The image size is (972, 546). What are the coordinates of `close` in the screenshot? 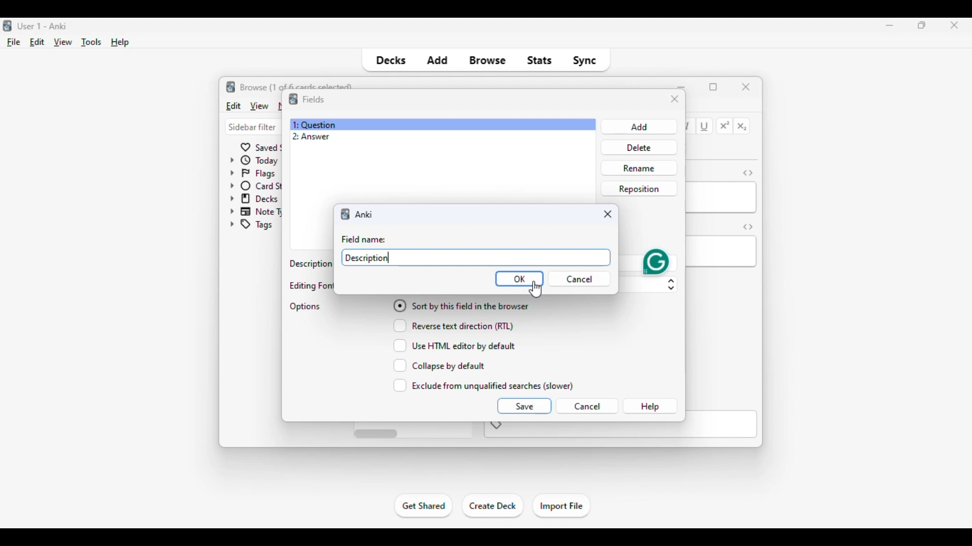 It's located at (608, 214).